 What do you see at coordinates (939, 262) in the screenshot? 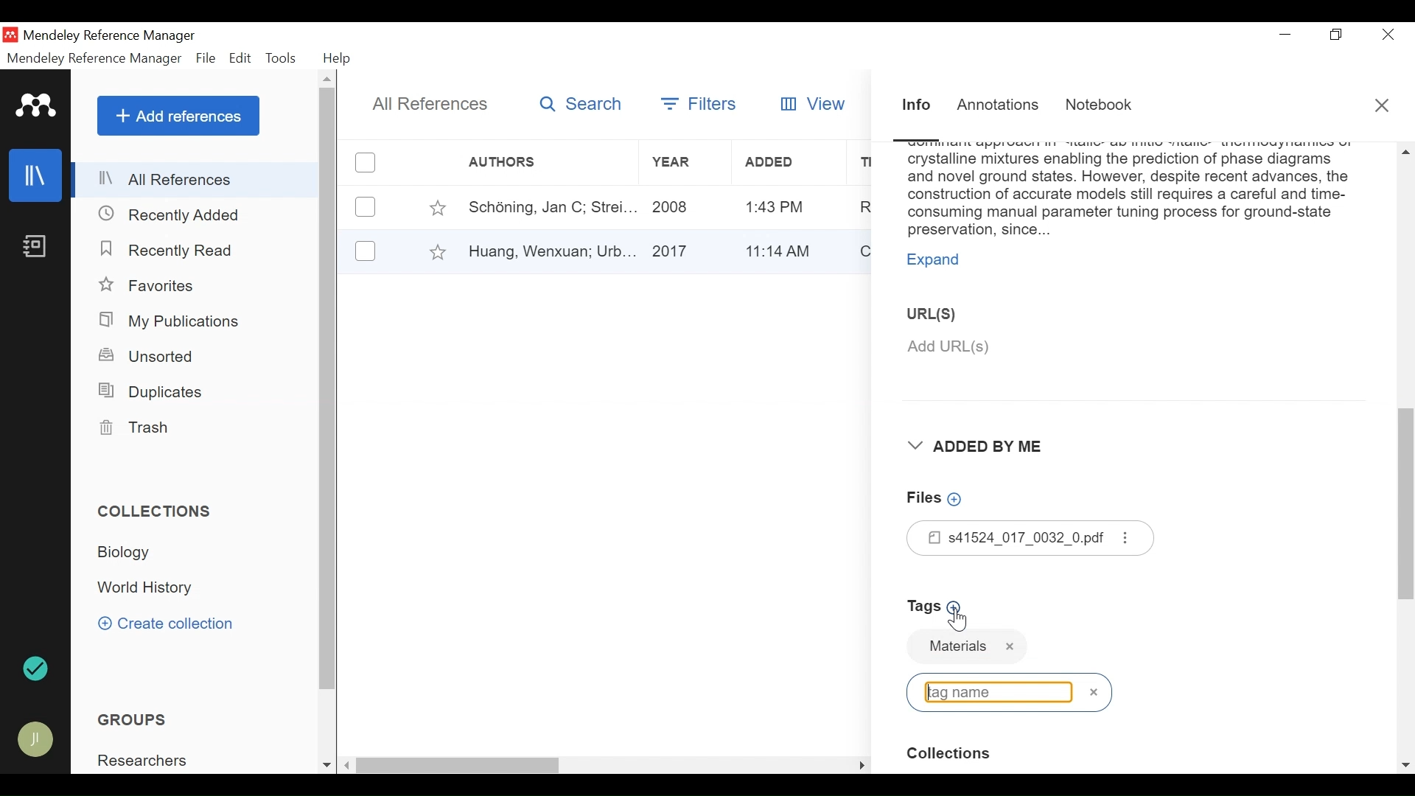
I see `Expand` at bounding box center [939, 262].